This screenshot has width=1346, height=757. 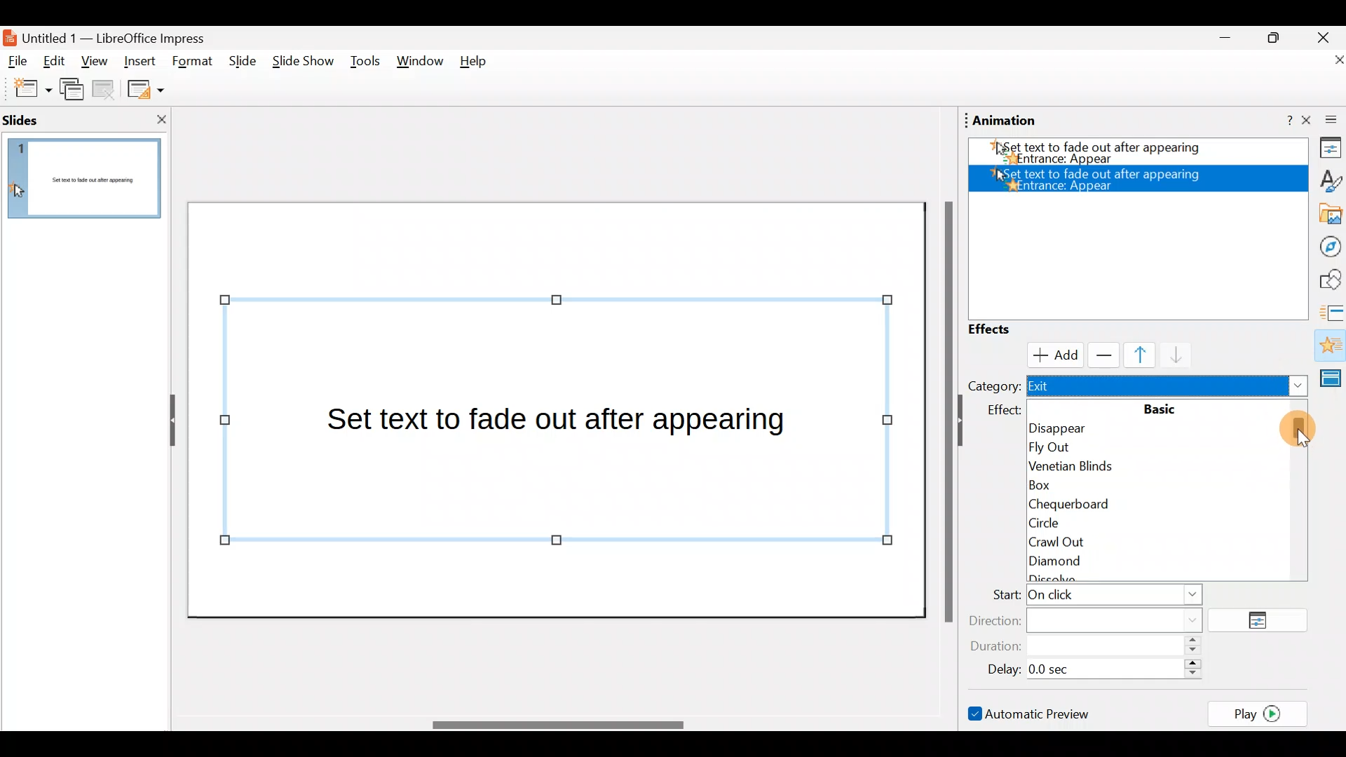 What do you see at coordinates (1168, 387) in the screenshot?
I see `Exit` at bounding box center [1168, 387].